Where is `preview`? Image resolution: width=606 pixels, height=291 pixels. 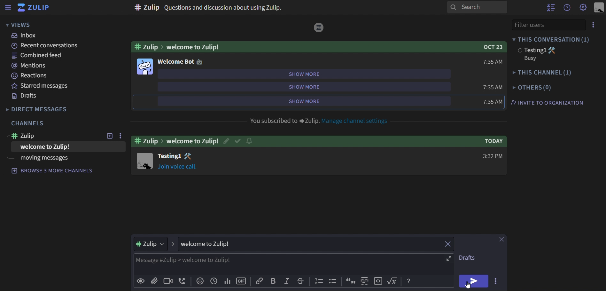 preview is located at coordinates (140, 280).